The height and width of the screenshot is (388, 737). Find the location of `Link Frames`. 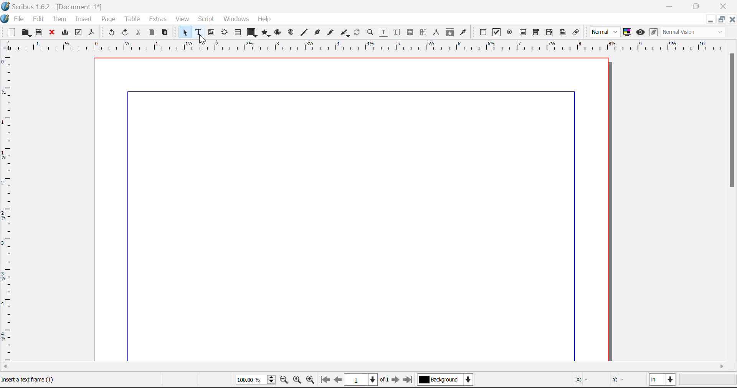

Link Frames is located at coordinates (410, 32).